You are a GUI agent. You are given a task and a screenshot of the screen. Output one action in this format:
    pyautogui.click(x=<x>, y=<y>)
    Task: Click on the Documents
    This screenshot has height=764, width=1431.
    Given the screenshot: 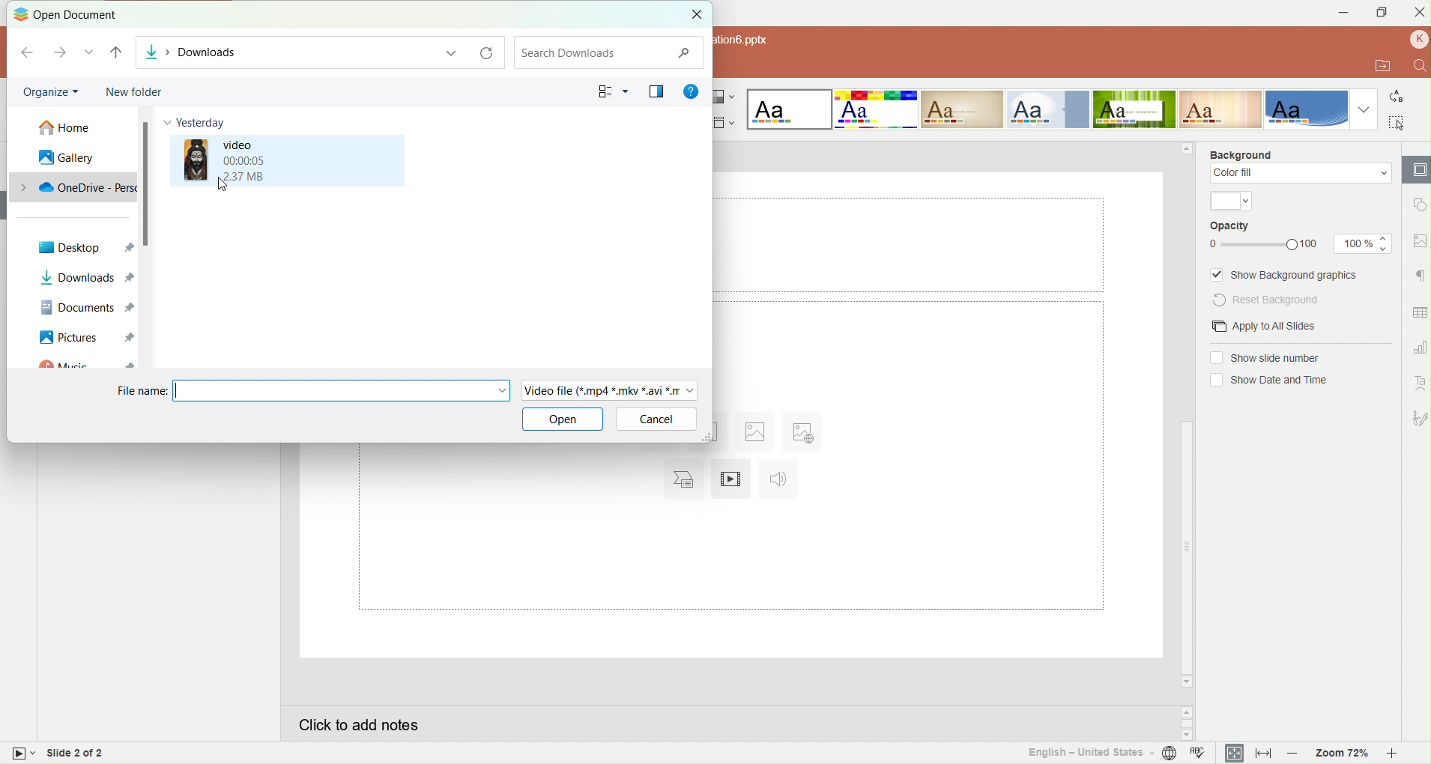 What is the action you would take?
    pyautogui.click(x=85, y=307)
    